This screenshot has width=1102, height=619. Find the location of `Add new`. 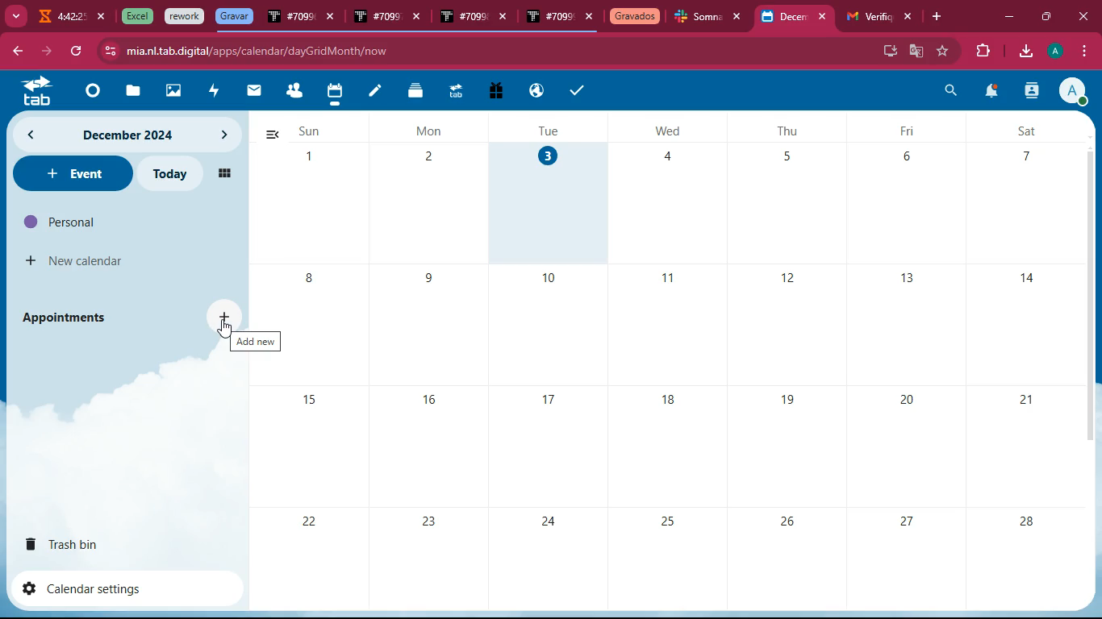

Add new is located at coordinates (257, 343).